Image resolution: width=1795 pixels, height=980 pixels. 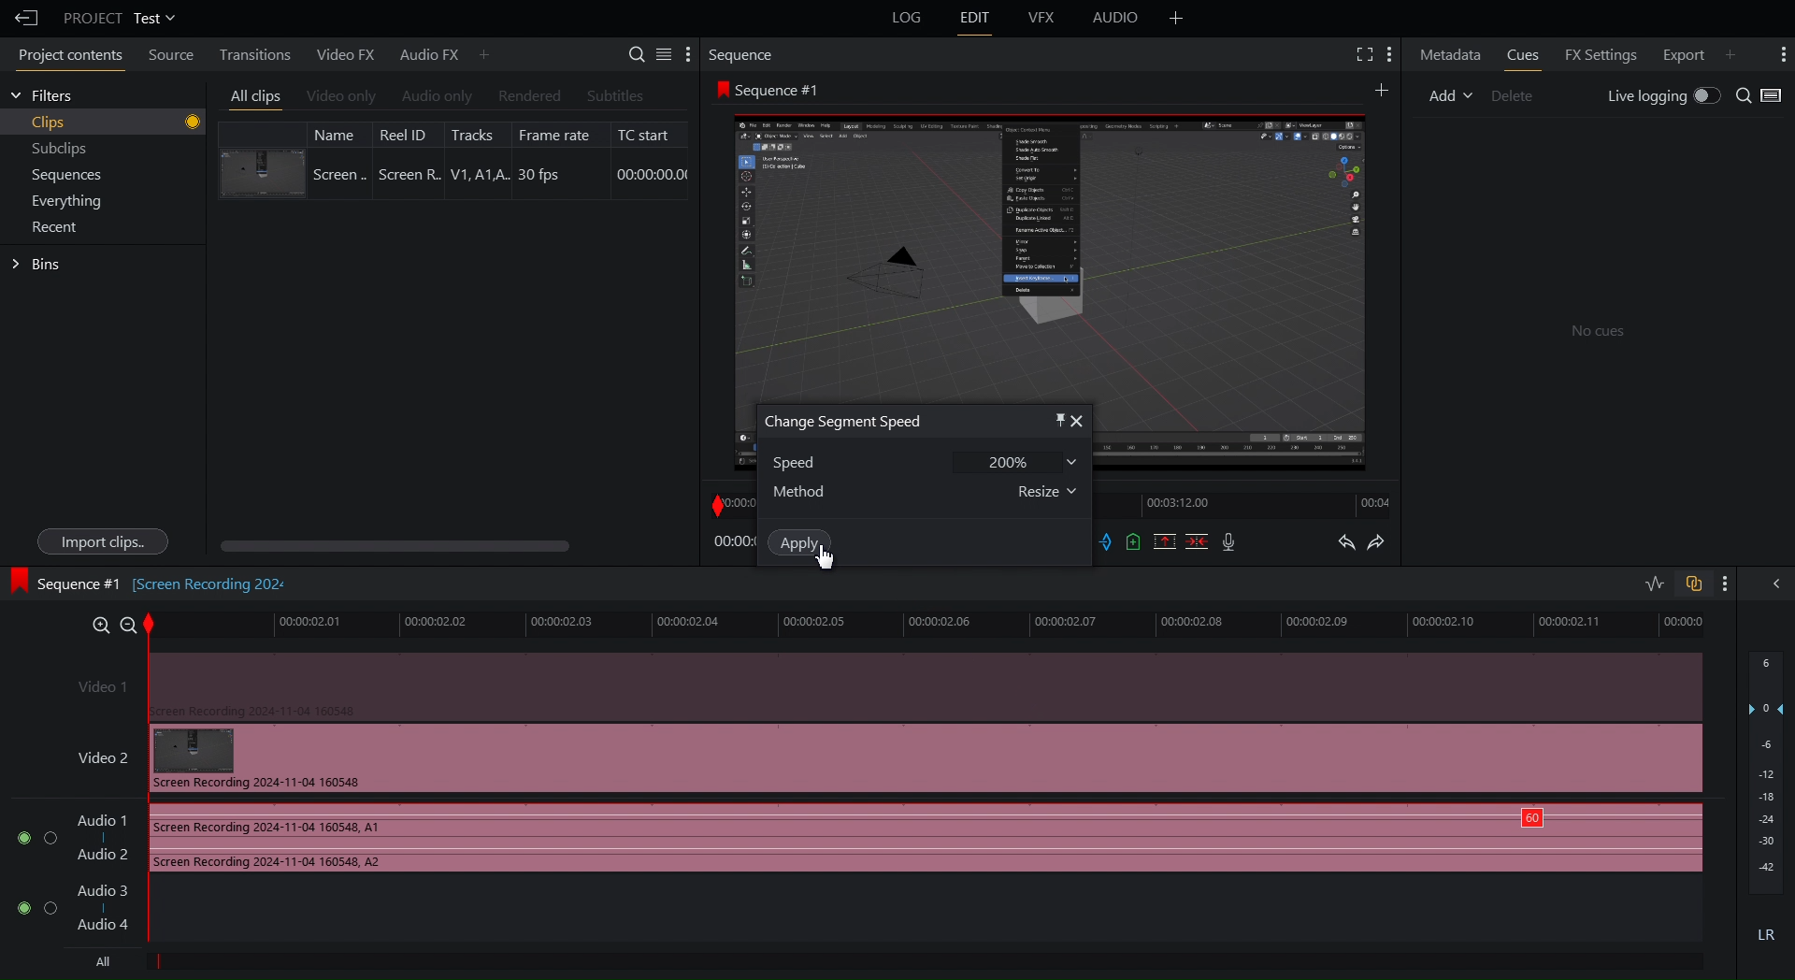 What do you see at coordinates (1520, 94) in the screenshot?
I see `Delete` at bounding box center [1520, 94].